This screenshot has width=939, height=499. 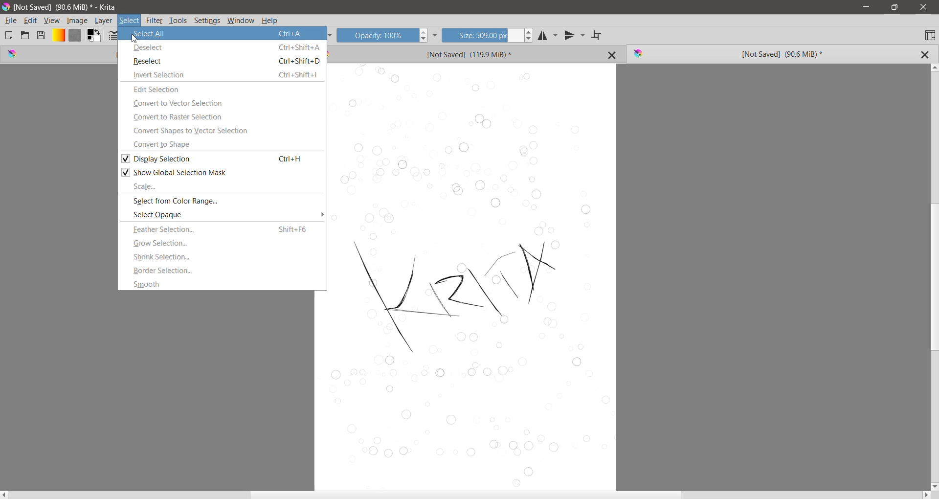 I want to click on Opacity input, so click(x=376, y=35).